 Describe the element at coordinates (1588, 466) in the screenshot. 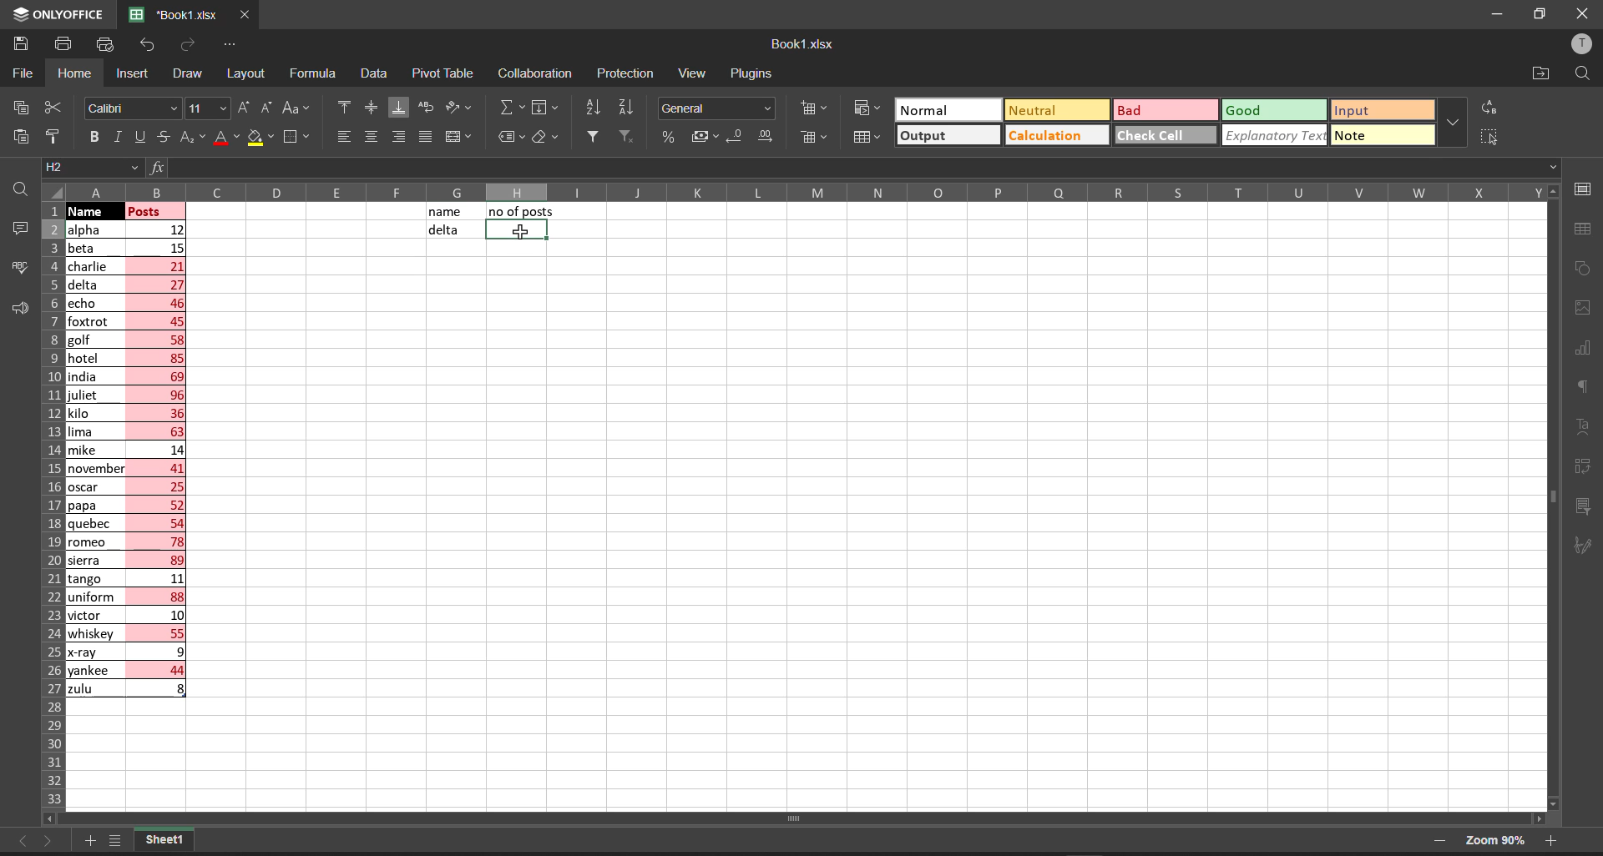

I see `pivot table settings` at that location.